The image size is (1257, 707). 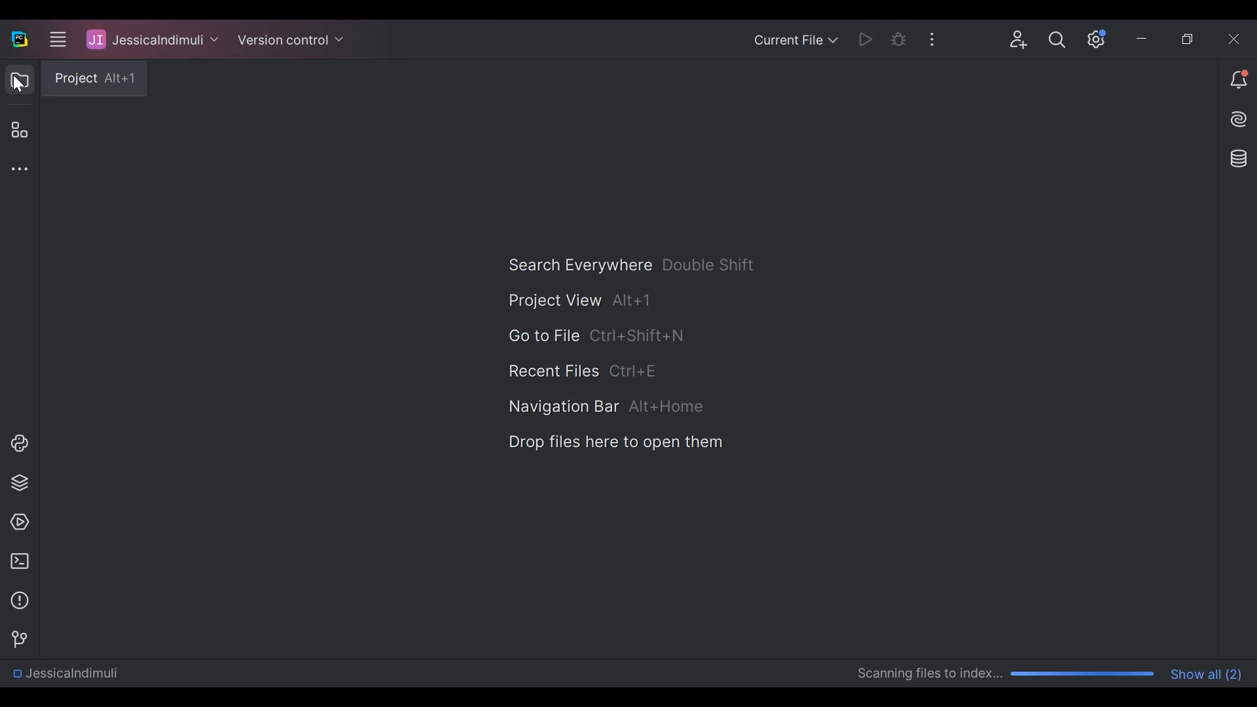 I want to click on Notifications, so click(x=1238, y=82).